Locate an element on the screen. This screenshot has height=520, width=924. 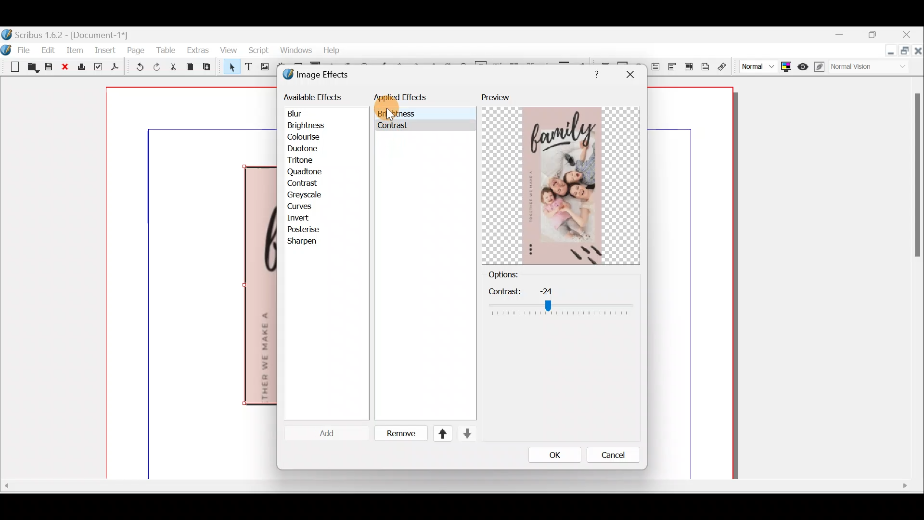
Posterise is located at coordinates (310, 229).